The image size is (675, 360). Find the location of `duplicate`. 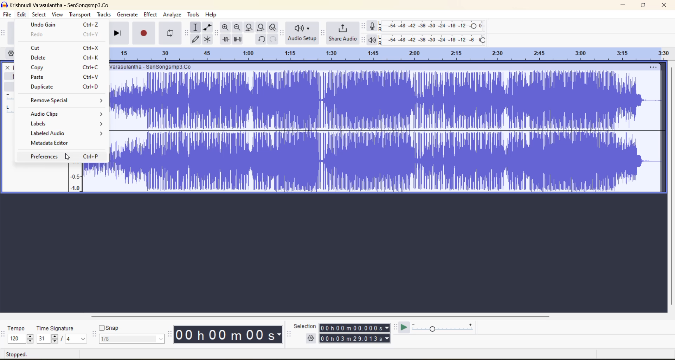

duplicate is located at coordinates (63, 87).